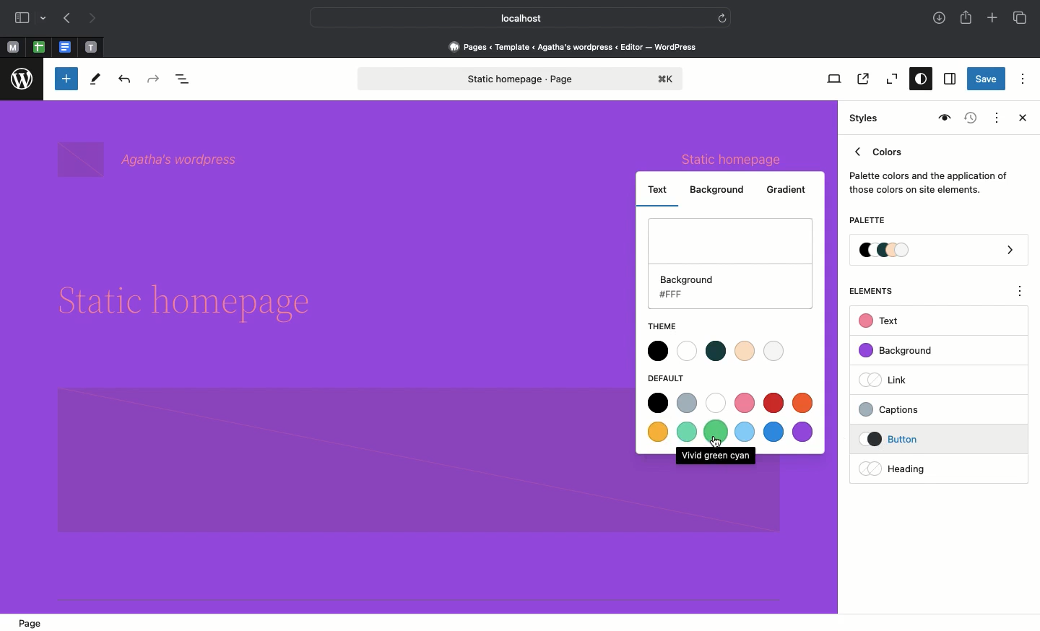  I want to click on Style book, so click(942, 118).